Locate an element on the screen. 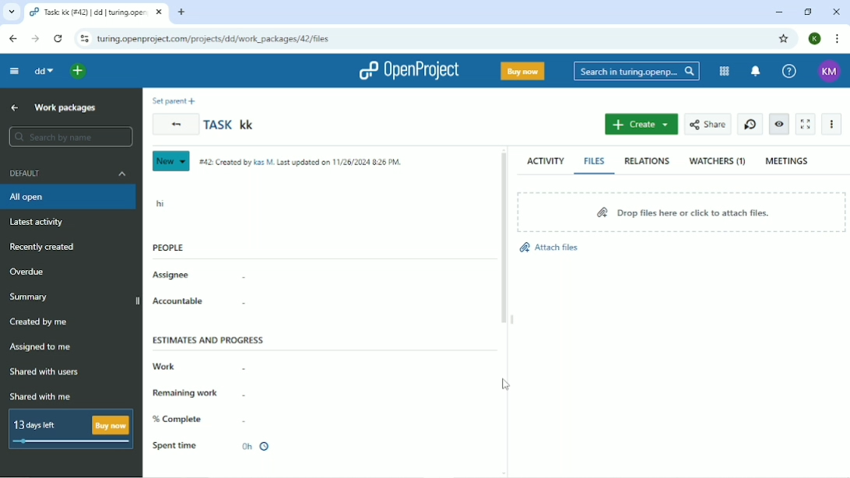 The height and width of the screenshot is (478, 850). Unwatch work package is located at coordinates (778, 124).